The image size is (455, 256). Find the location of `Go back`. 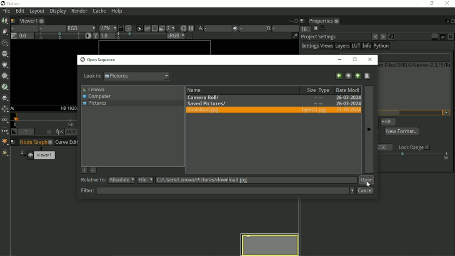

Go back is located at coordinates (339, 75).